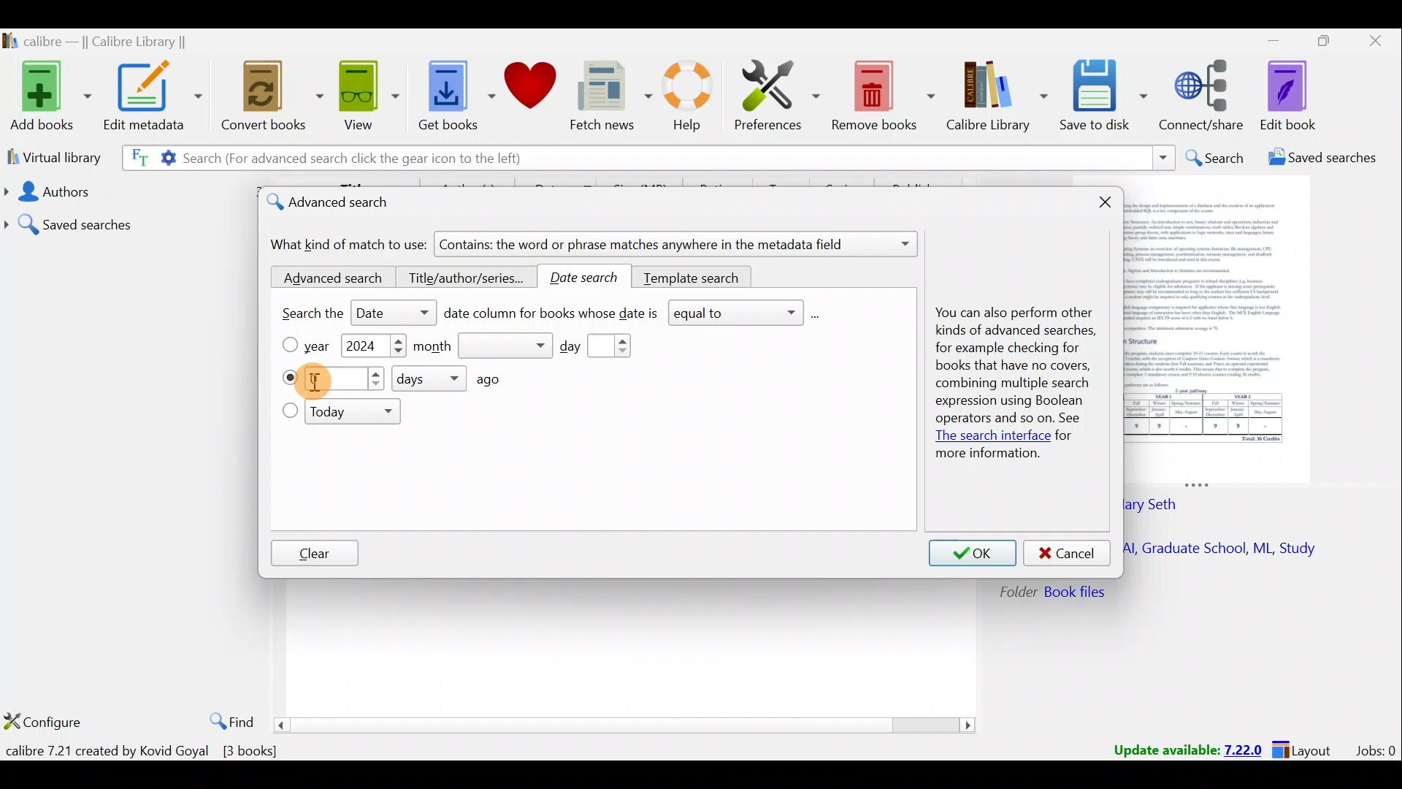  What do you see at coordinates (1180, 748) in the screenshot?
I see `Update available: 7.22.0` at bounding box center [1180, 748].